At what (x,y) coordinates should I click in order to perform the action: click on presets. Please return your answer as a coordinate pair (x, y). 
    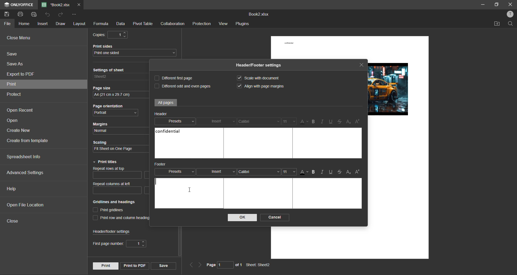
    Looking at the image, I should click on (174, 122).